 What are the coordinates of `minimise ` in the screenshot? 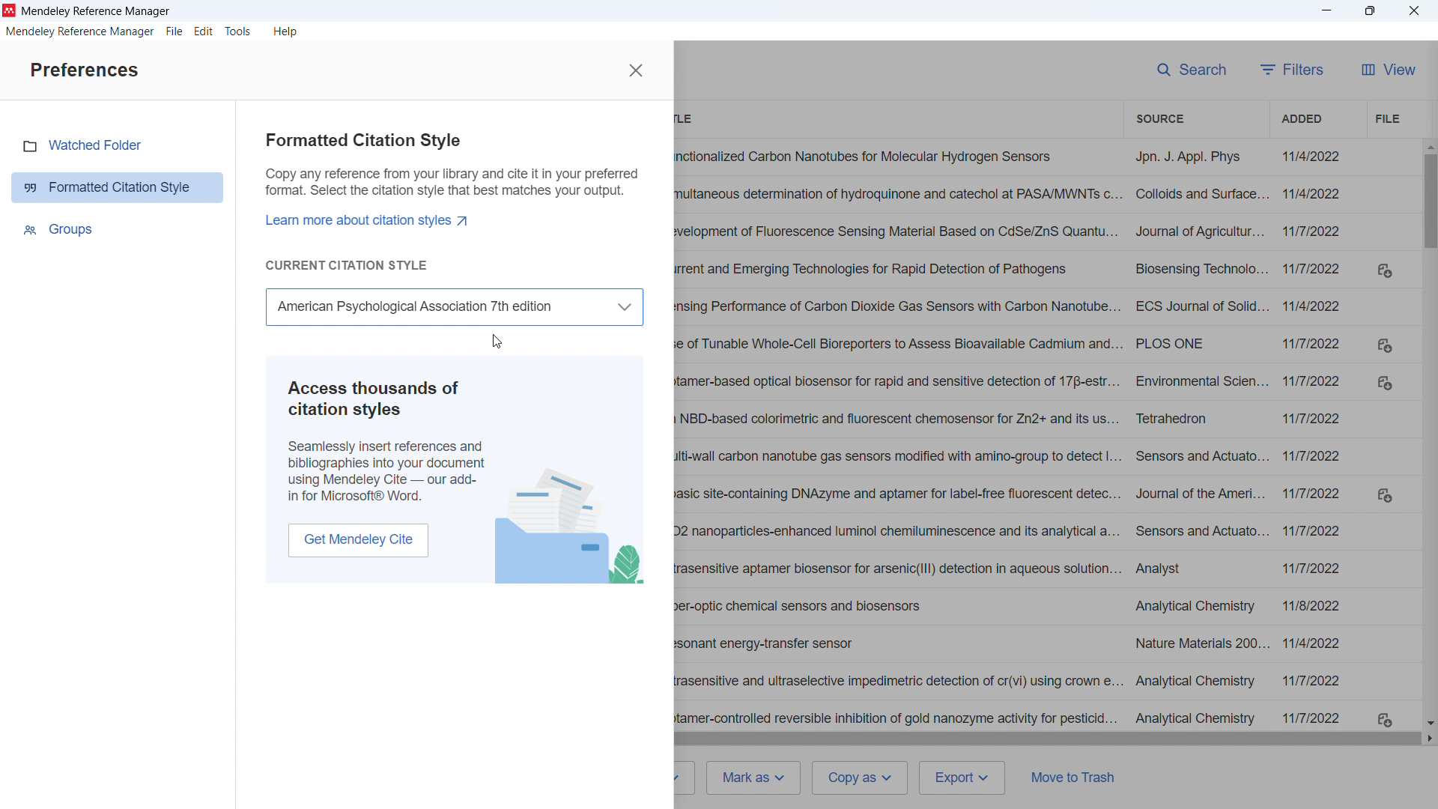 It's located at (1327, 11).